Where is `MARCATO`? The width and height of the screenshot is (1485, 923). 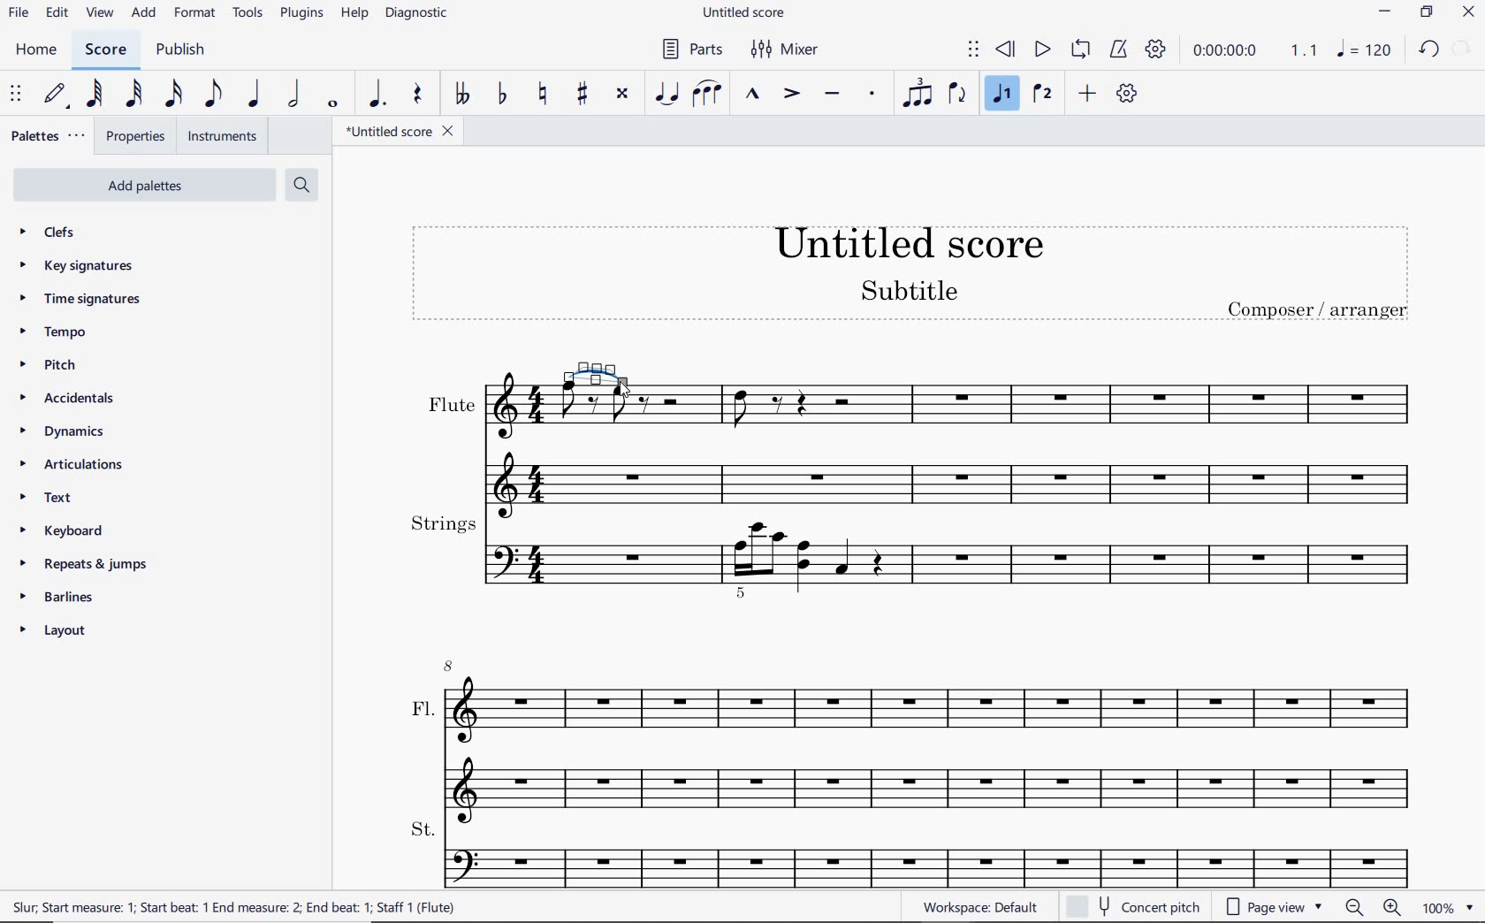 MARCATO is located at coordinates (754, 95).